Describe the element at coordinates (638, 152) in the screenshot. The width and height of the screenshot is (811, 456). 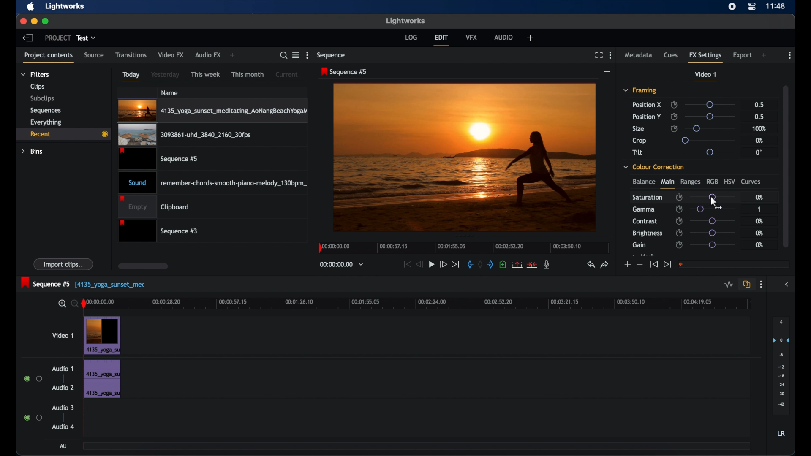
I see `tilt` at that location.